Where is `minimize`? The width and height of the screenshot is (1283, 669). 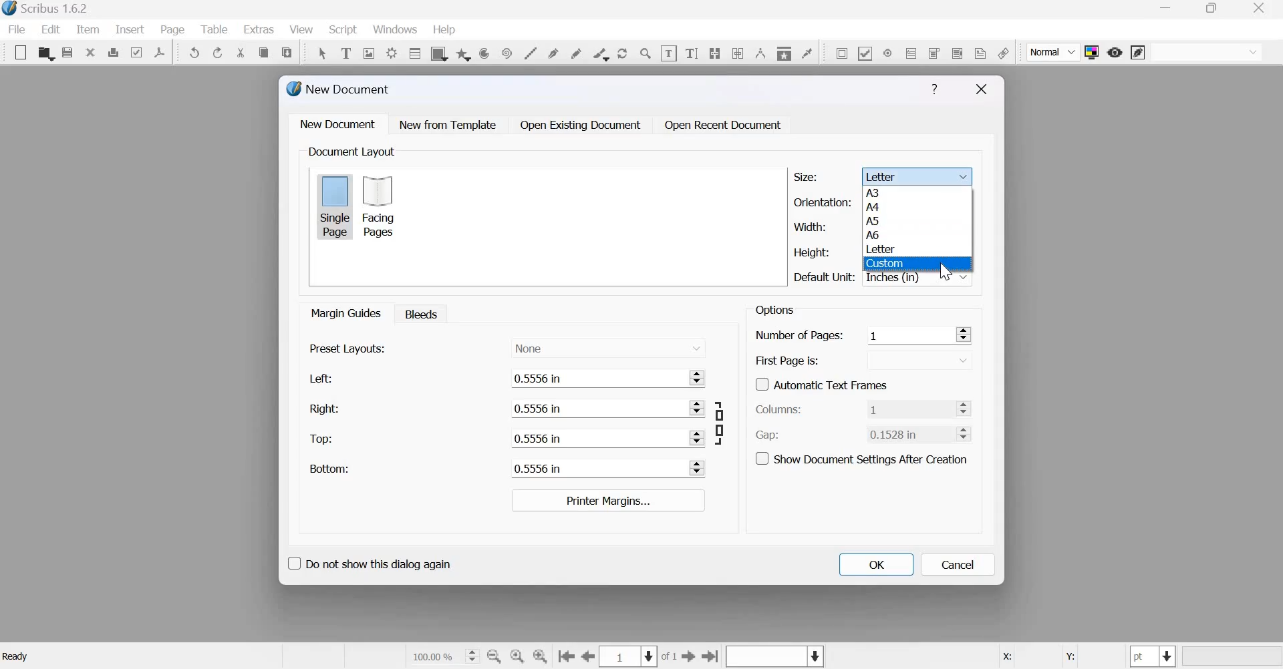 minimize is located at coordinates (1167, 9).